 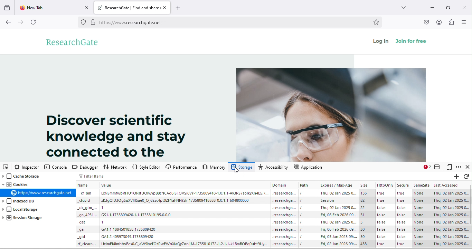 I want to click on , so click(x=86, y=215).